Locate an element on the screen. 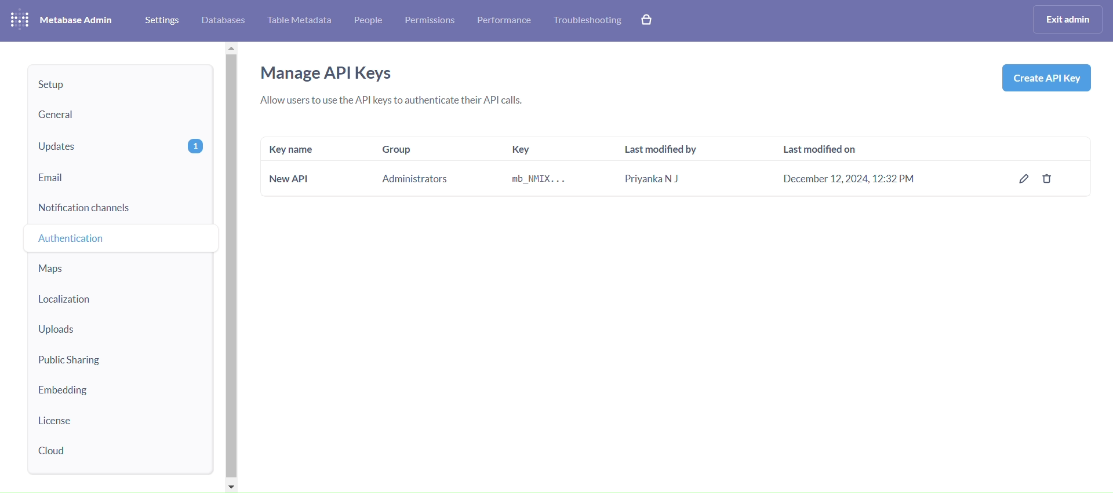 The width and height of the screenshot is (1113, 493). vertical scroll bar is located at coordinates (232, 267).